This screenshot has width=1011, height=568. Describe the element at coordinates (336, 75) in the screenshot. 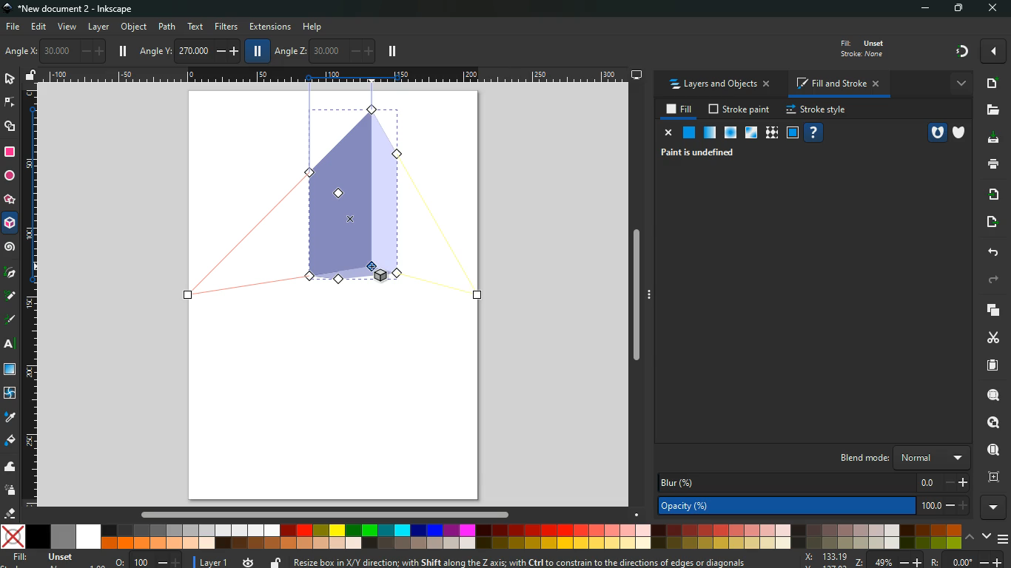

I see `Ruler` at that location.